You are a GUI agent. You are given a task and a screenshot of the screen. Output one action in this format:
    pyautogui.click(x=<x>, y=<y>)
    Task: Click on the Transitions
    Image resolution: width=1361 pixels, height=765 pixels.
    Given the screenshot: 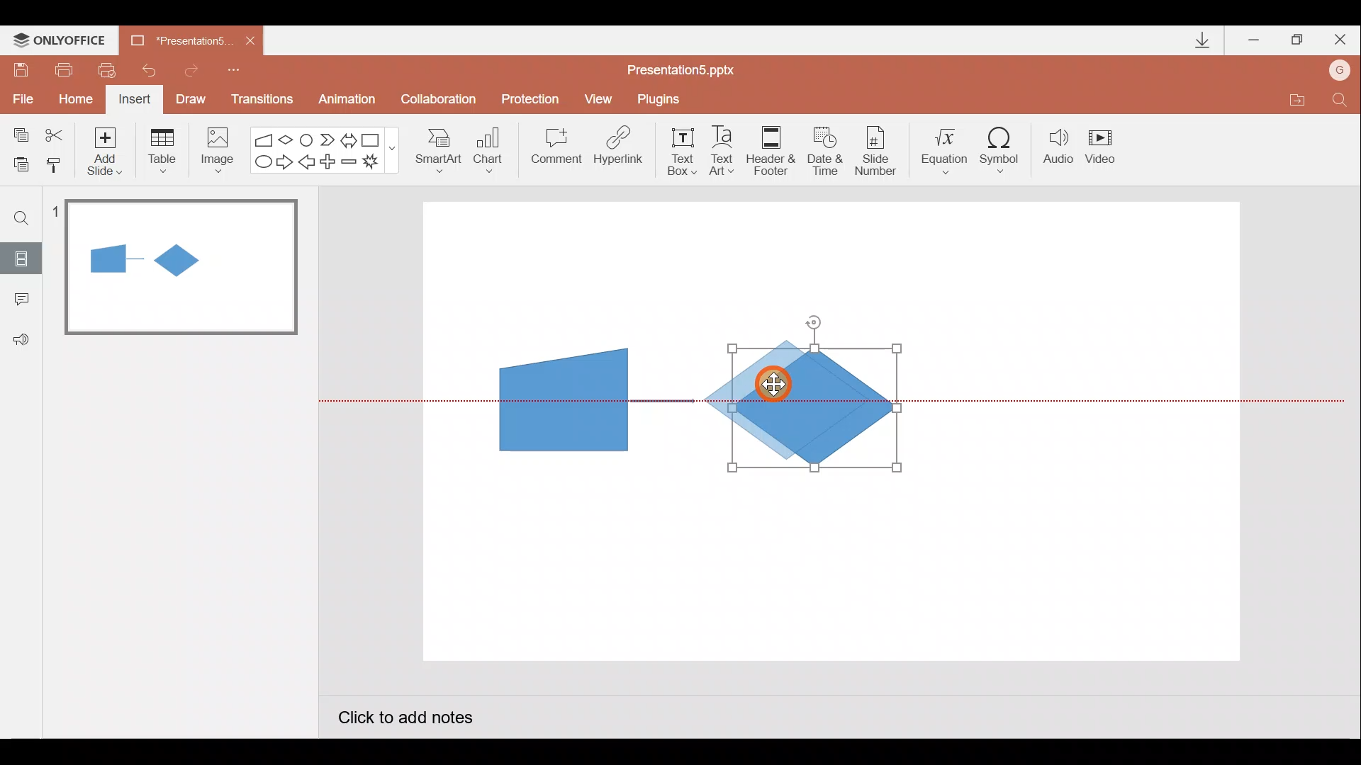 What is the action you would take?
    pyautogui.click(x=259, y=101)
    